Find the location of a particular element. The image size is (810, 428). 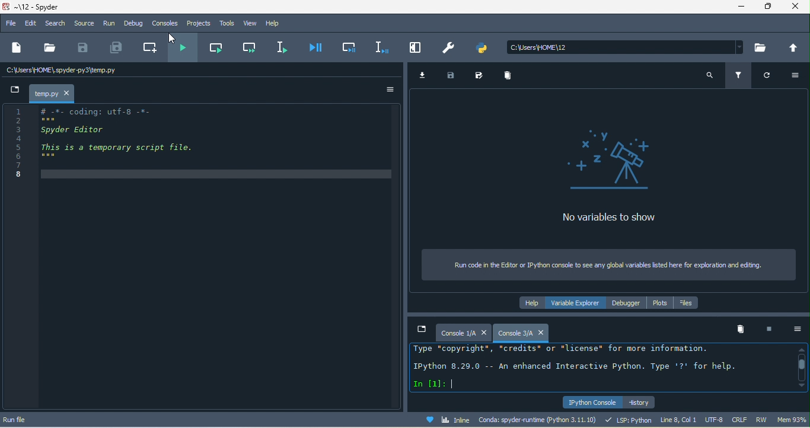

rw is located at coordinates (760, 419).